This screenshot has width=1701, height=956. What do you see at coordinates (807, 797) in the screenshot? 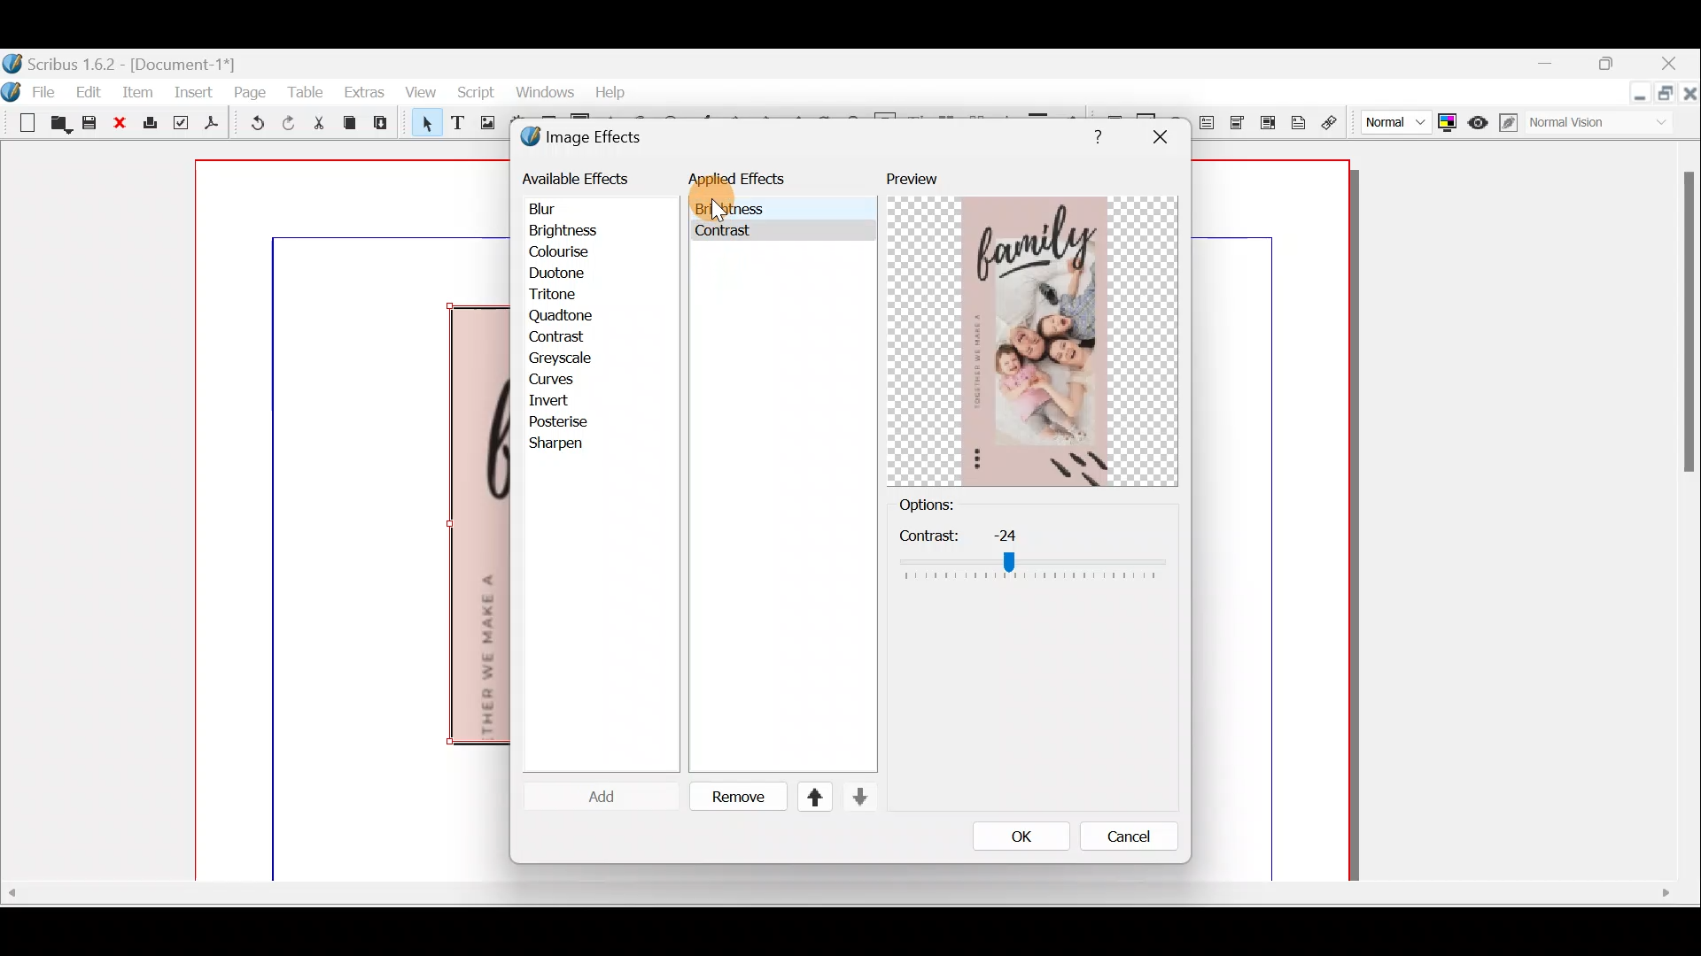
I see `Move up` at bounding box center [807, 797].